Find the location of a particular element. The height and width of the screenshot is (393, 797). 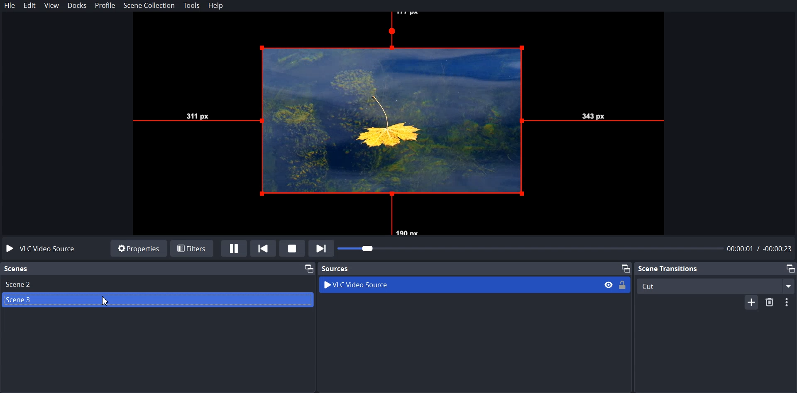

Source 3 is located at coordinates (157, 301).